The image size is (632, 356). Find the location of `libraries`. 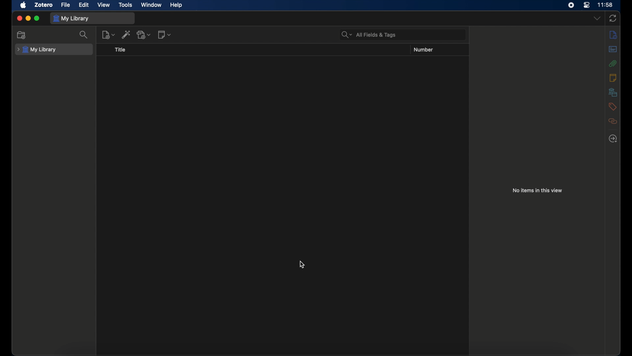

libraries is located at coordinates (612, 92).